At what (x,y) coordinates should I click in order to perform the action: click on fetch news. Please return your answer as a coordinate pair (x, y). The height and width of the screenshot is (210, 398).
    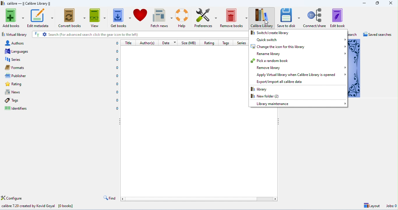
    Looking at the image, I should click on (162, 17).